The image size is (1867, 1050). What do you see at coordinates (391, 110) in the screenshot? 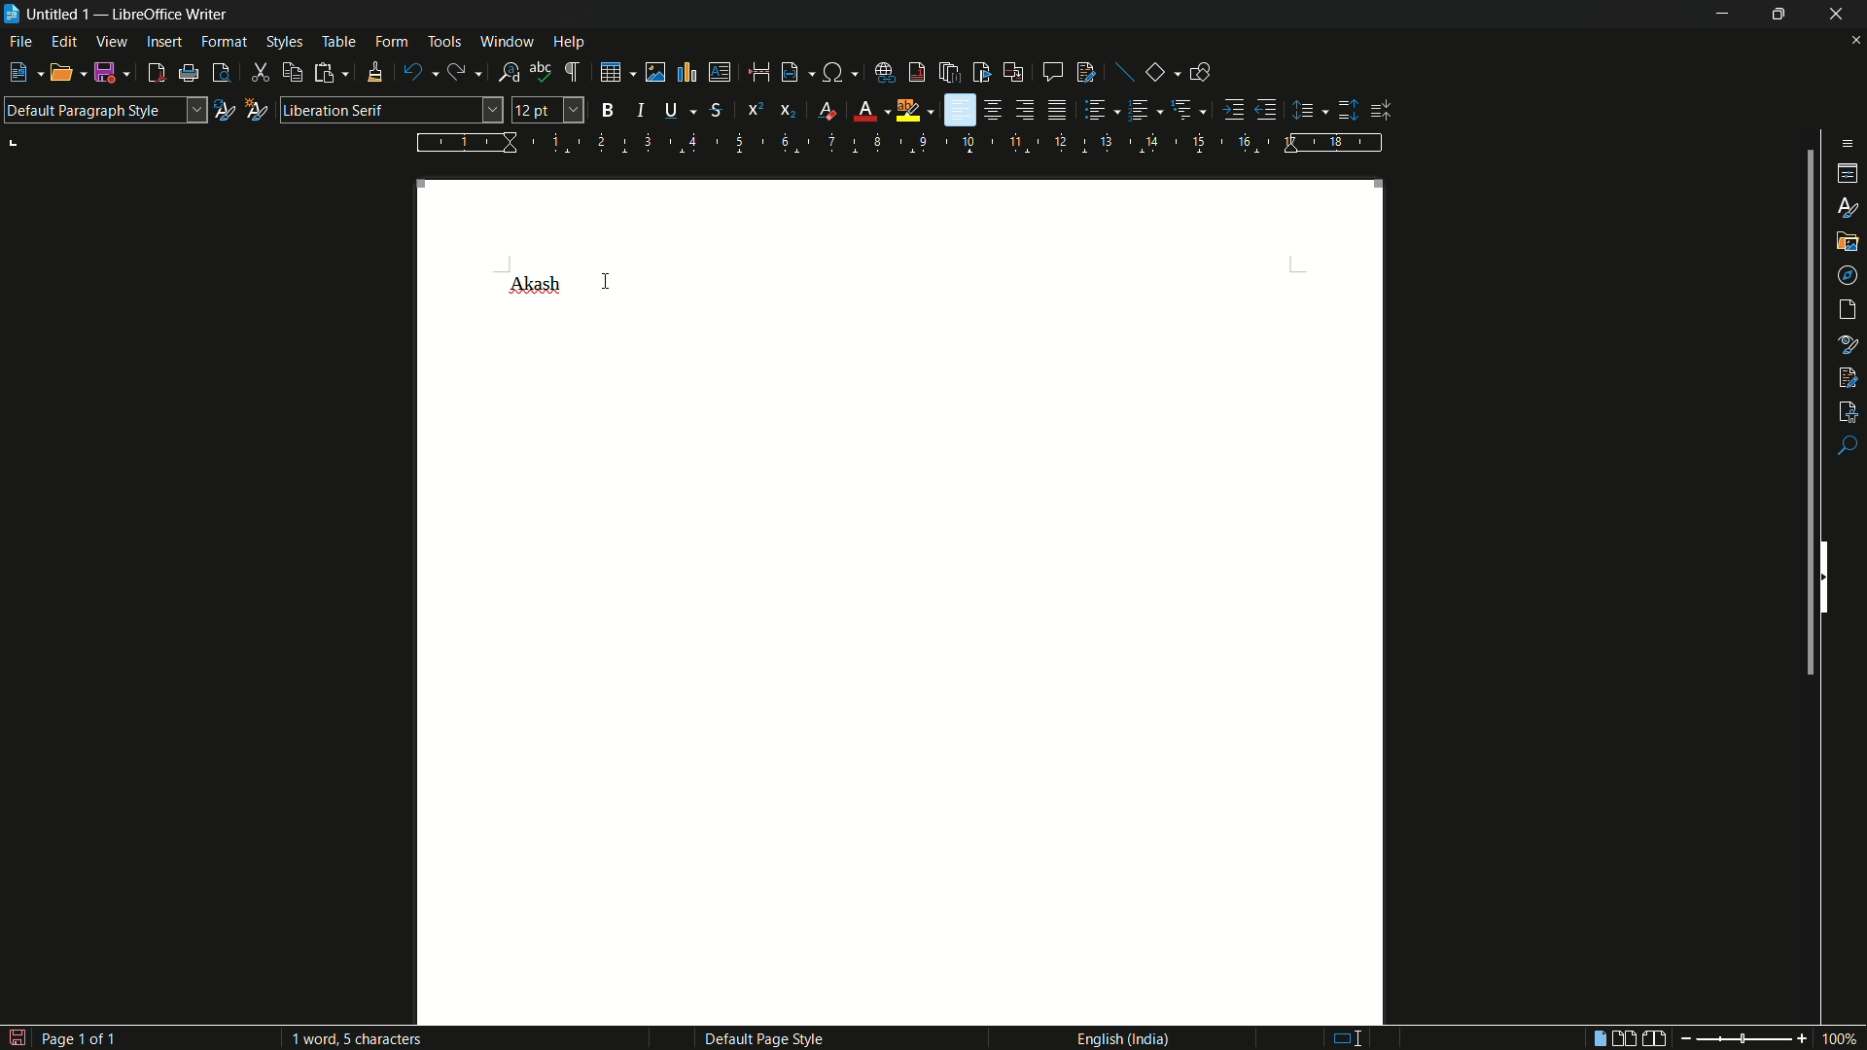
I see `font name` at bounding box center [391, 110].